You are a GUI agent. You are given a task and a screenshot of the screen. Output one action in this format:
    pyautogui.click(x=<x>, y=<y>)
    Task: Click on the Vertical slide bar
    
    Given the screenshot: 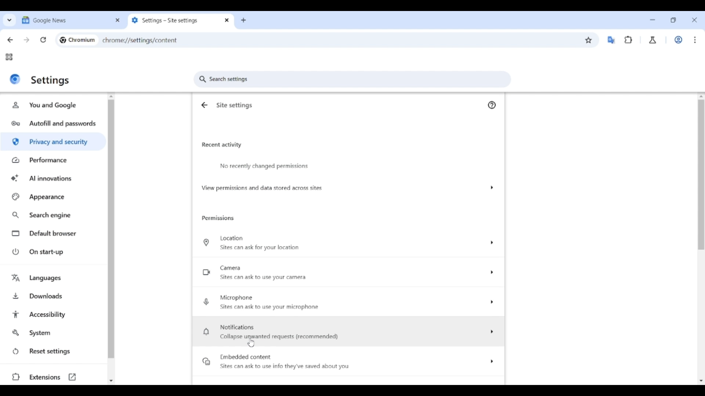 What is the action you would take?
    pyautogui.click(x=701, y=175)
    